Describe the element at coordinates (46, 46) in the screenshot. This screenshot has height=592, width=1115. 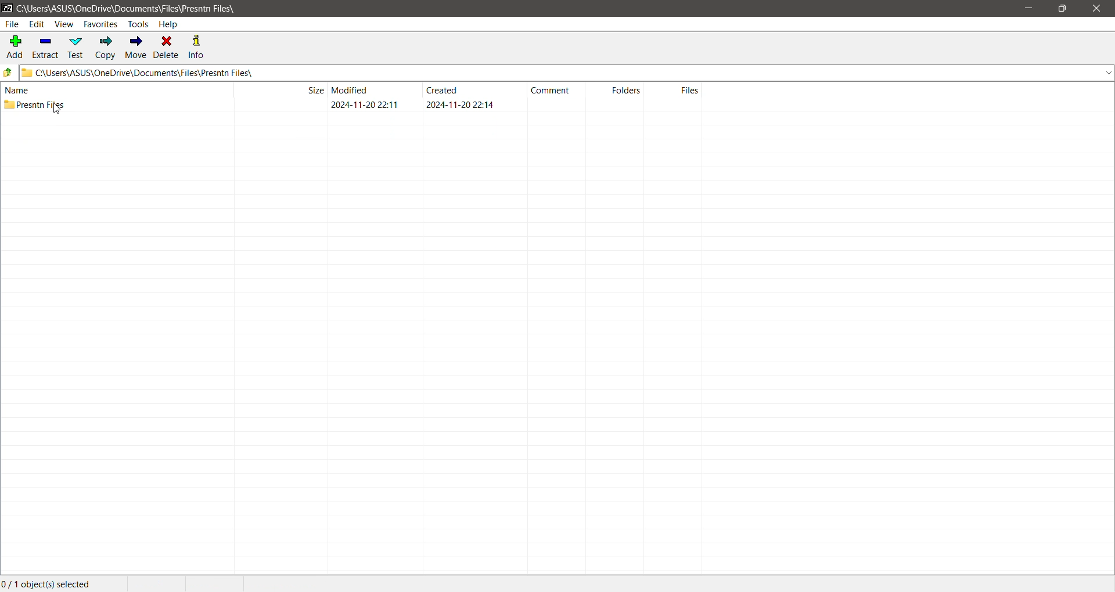
I see `Extract` at that location.